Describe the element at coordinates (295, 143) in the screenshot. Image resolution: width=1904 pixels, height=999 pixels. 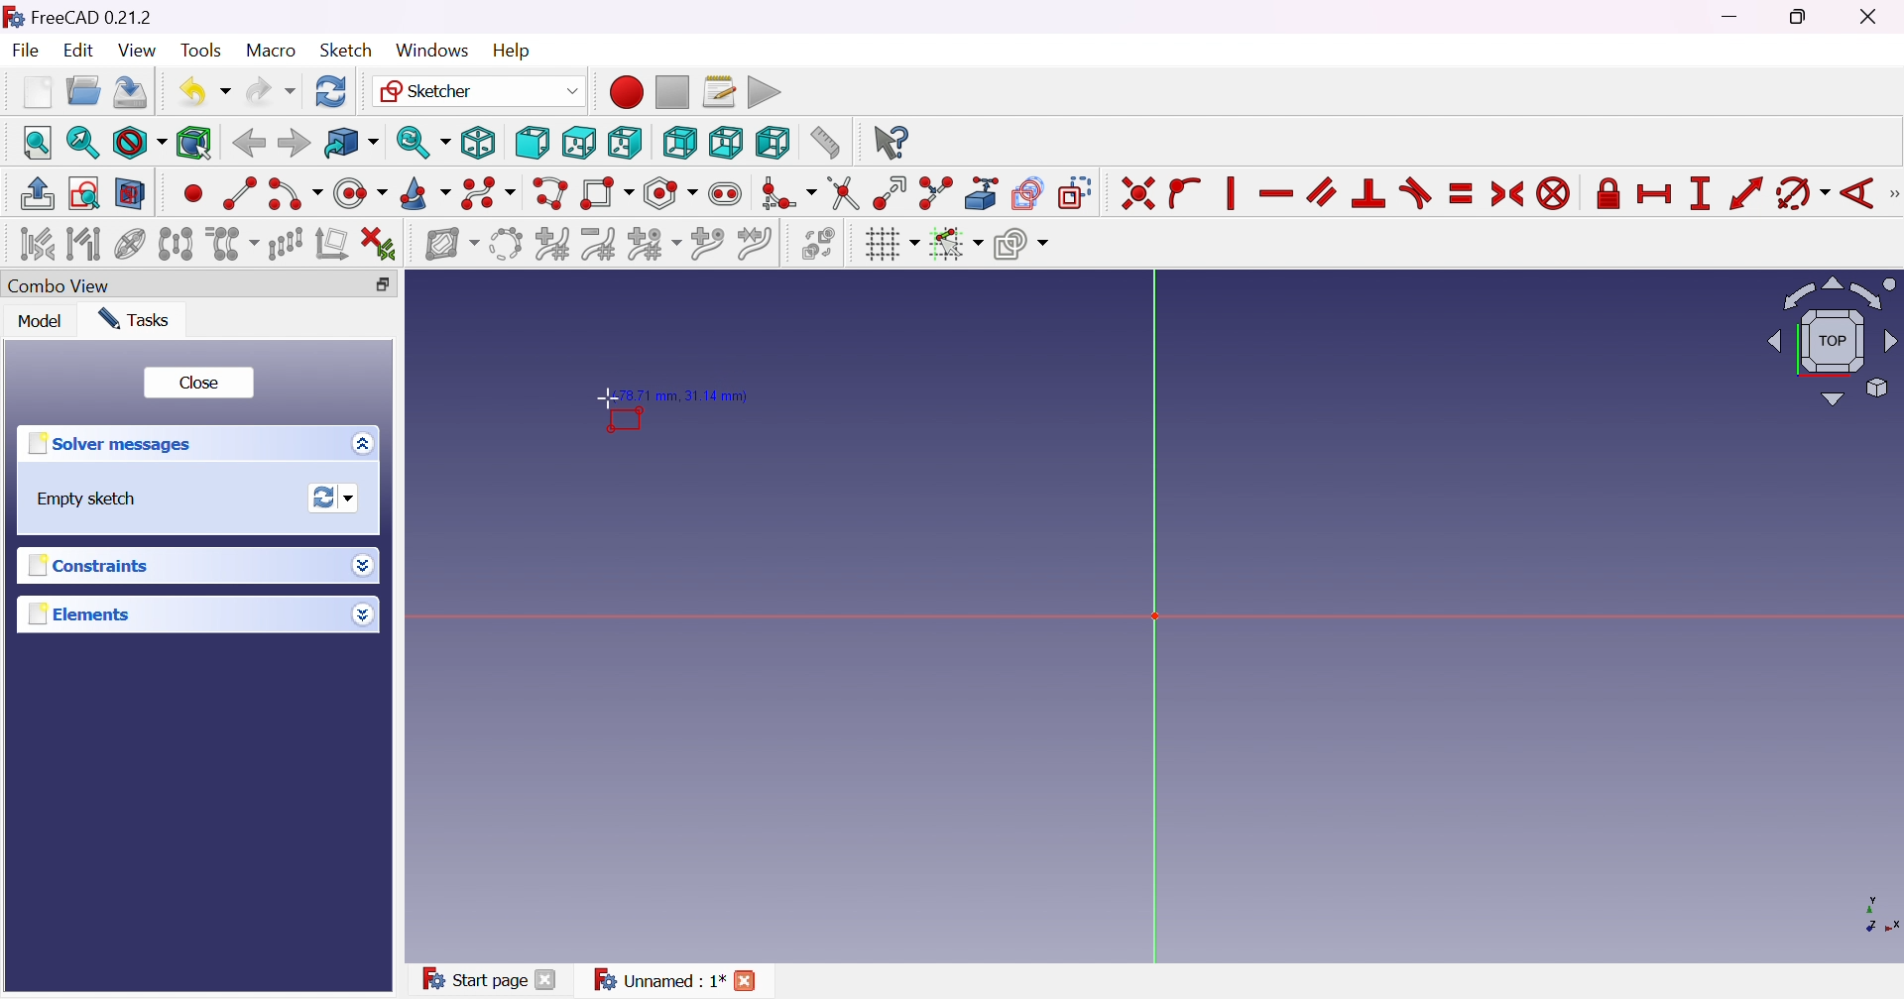
I see `Forward` at that location.